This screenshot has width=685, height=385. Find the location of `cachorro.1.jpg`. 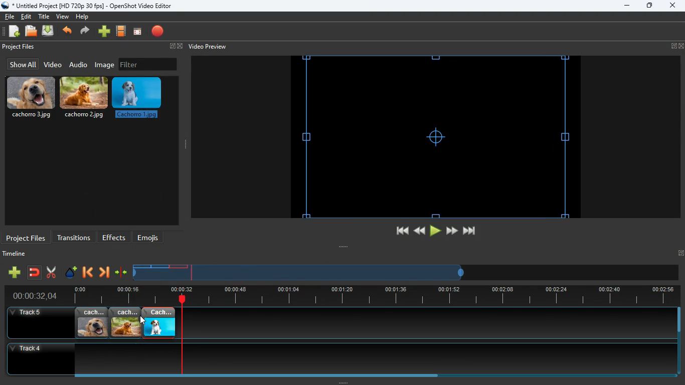

cachorro.1.jpg is located at coordinates (159, 323).